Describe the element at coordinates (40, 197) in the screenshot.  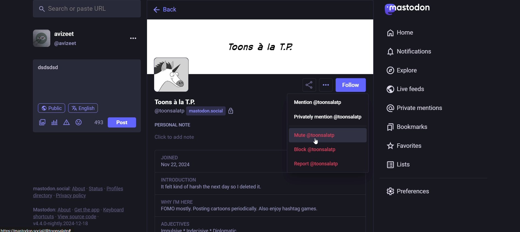
I see `directory` at that location.